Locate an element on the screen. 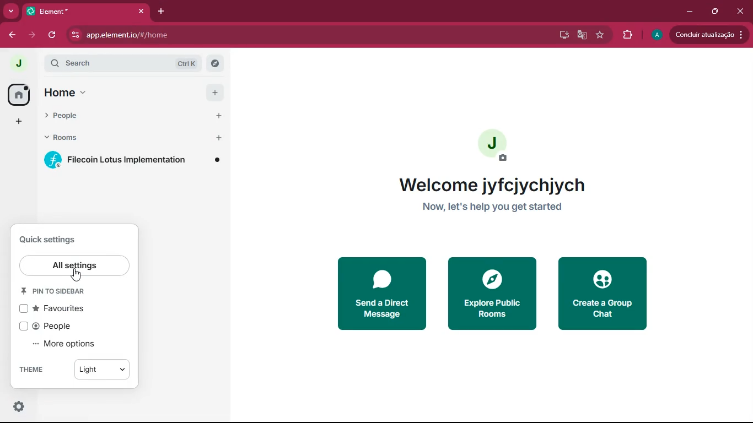 The width and height of the screenshot is (753, 423). forward is located at coordinates (31, 35).